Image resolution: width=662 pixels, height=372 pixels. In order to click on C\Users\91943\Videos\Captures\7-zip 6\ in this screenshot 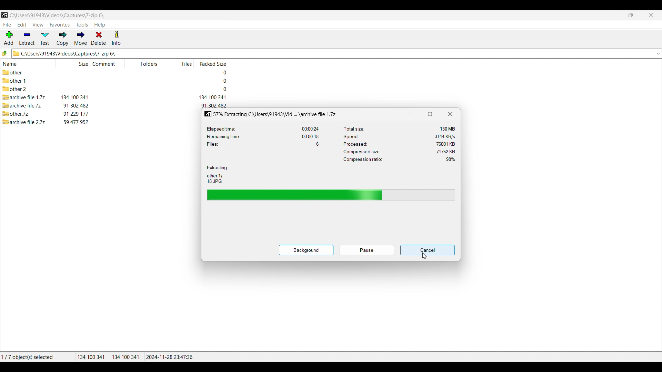, I will do `click(319, 54)`.